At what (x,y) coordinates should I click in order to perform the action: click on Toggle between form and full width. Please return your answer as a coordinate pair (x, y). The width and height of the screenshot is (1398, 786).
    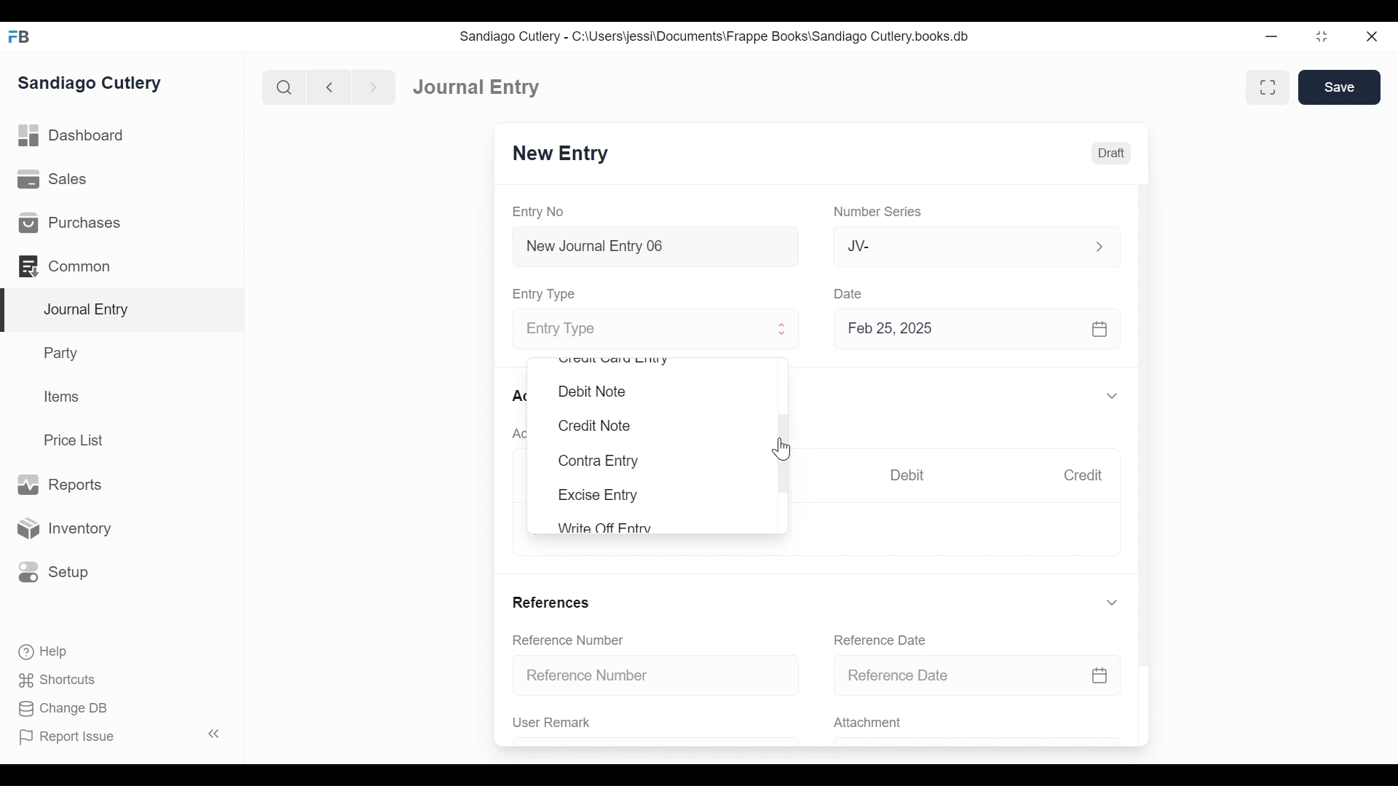
    Looking at the image, I should click on (1268, 87).